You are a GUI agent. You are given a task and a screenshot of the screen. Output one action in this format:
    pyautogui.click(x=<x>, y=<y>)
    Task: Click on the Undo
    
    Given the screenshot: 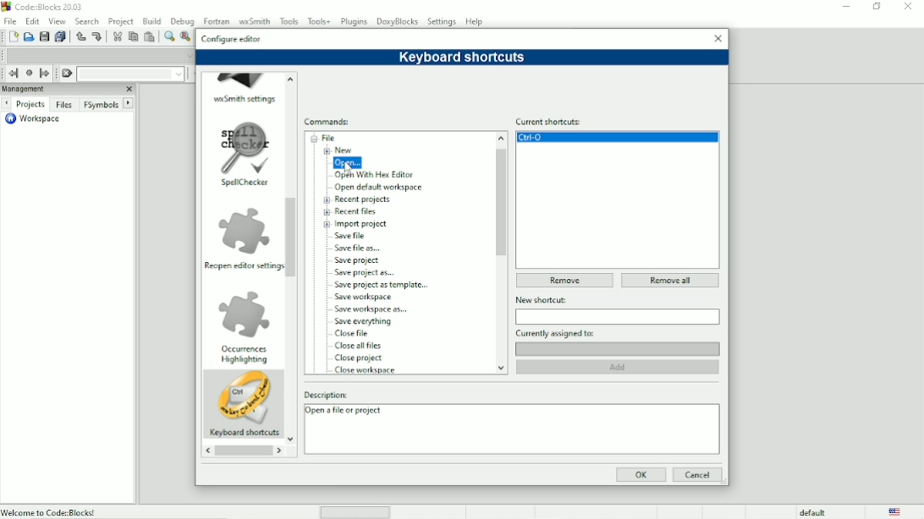 What is the action you would take?
    pyautogui.click(x=80, y=36)
    